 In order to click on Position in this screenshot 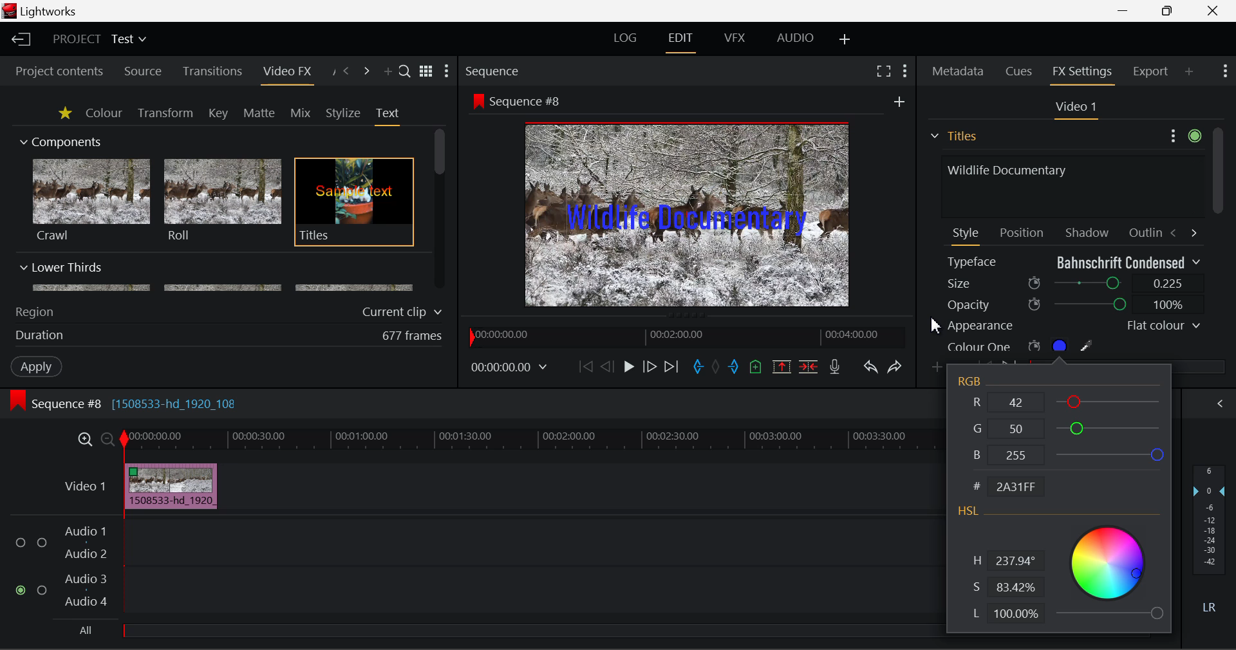, I will do `click(1024, 232)`.